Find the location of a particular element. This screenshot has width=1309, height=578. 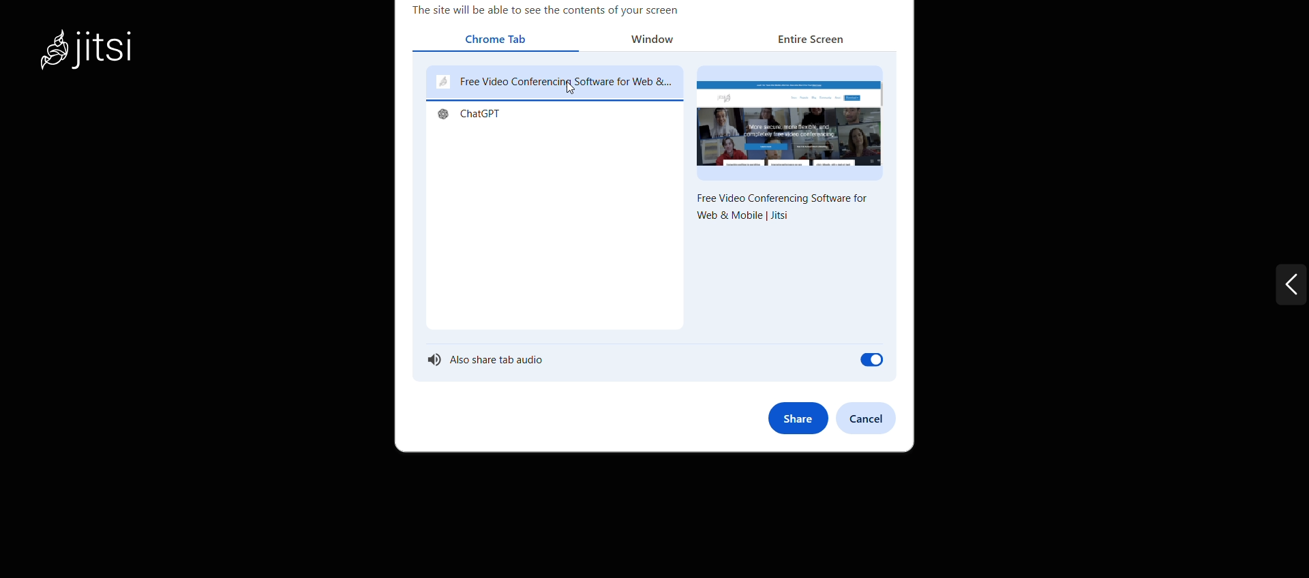

The site will be able to see the contents of your screen is located at coordinates (549, 10).